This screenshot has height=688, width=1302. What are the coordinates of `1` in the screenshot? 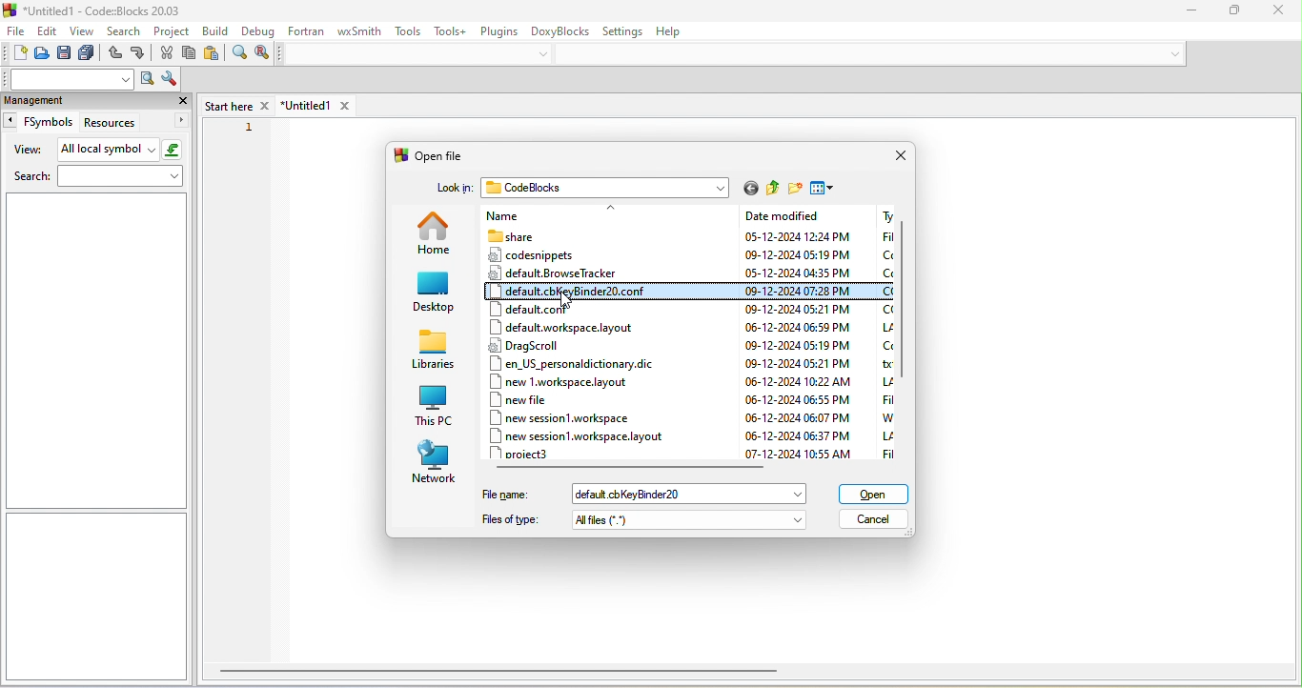 It's located at (252, 128).